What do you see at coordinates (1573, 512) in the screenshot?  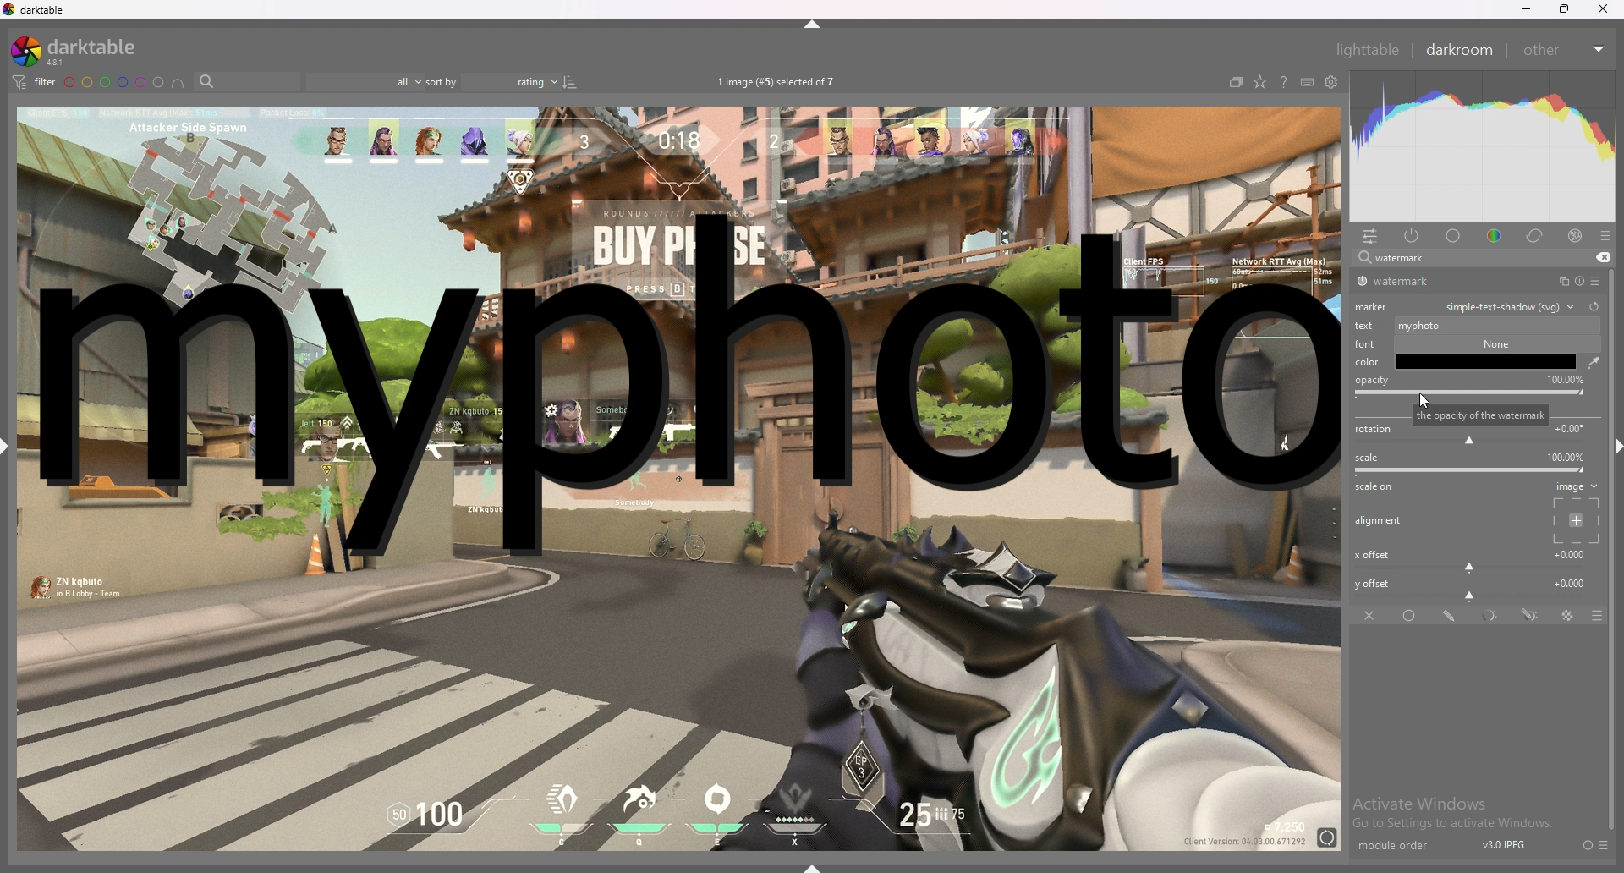 I see `image` at bounding box center [1573, 512].